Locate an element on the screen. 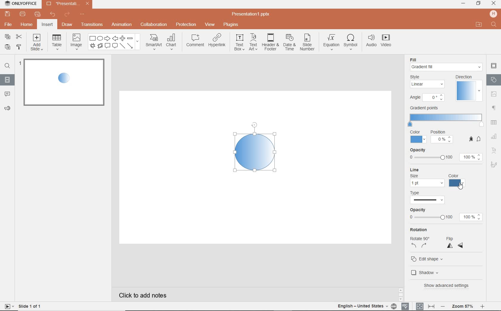  text language is located at coordinates (363, 307).